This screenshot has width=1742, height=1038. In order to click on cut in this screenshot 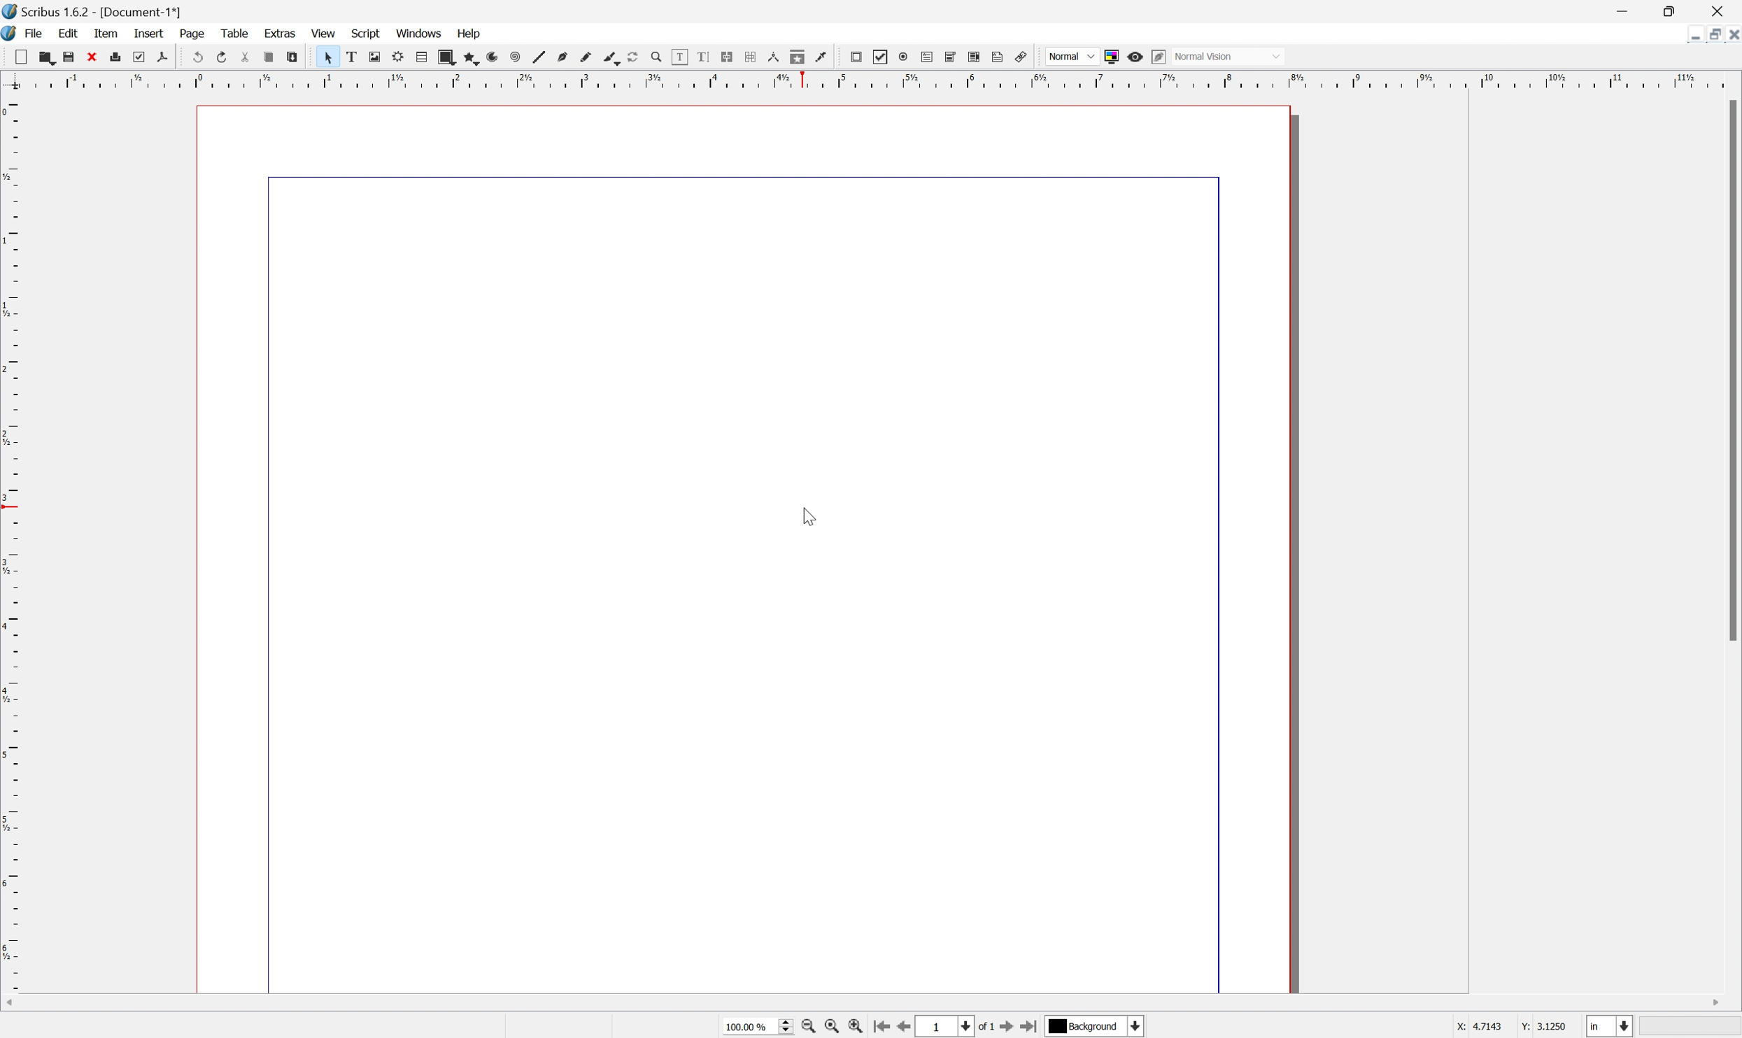, I will do `click(241, 58)`.